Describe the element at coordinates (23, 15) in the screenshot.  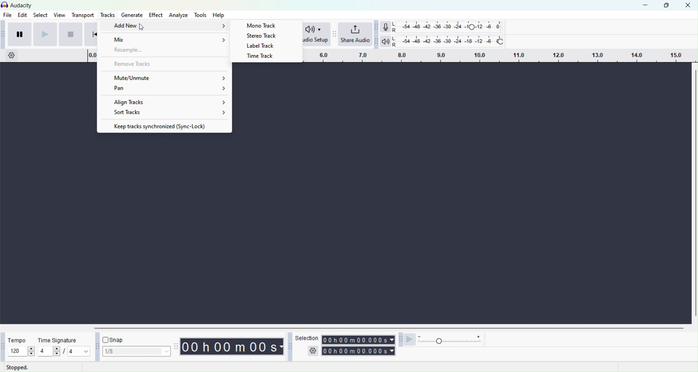
I see `Edit` at that location.